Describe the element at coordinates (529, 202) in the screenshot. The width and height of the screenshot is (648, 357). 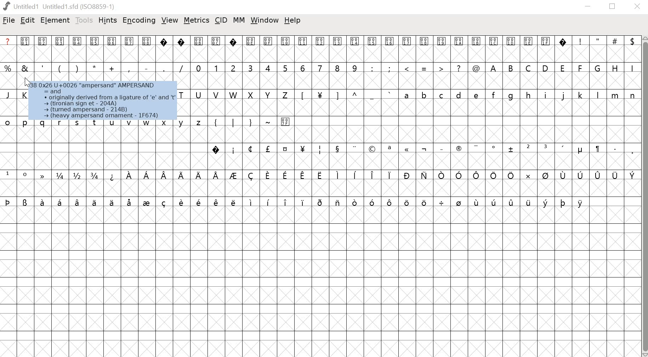
I see `symbol` at that location.